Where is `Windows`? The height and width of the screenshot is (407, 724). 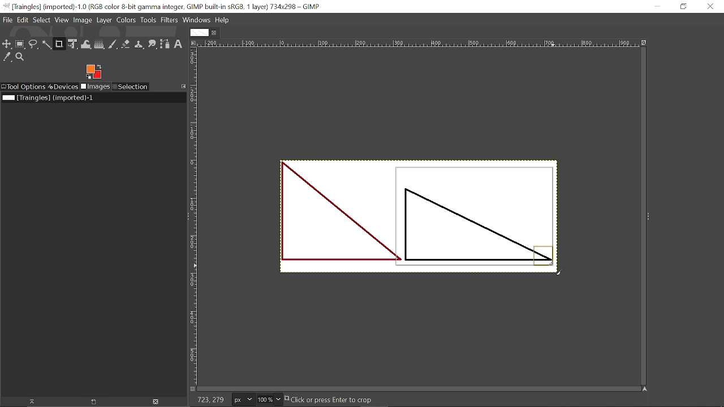
Windows is located at coordinates (196, 20).